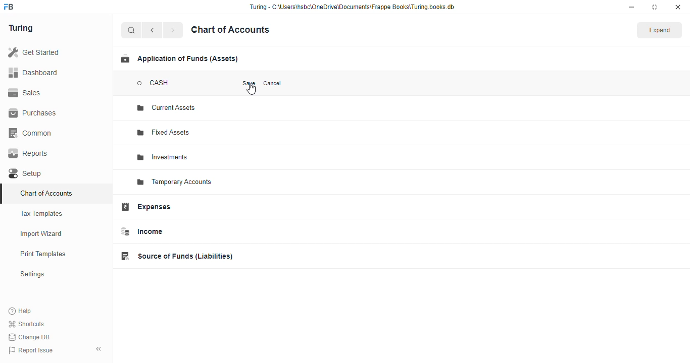 The width and height of the screenshot is (690, 363). I want to click on sales, so click(25, 93).